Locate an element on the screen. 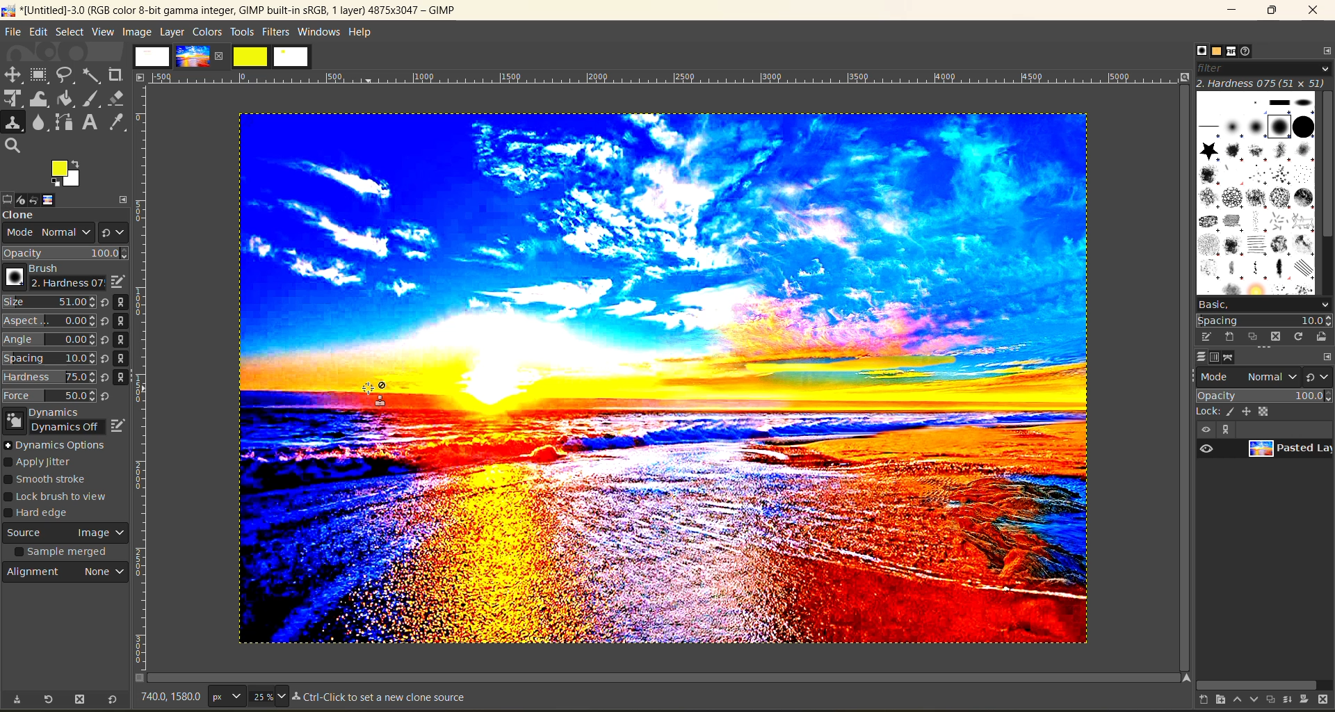 This screenshot has width=1335, height=712. device status is located at coordinates (25, 198).